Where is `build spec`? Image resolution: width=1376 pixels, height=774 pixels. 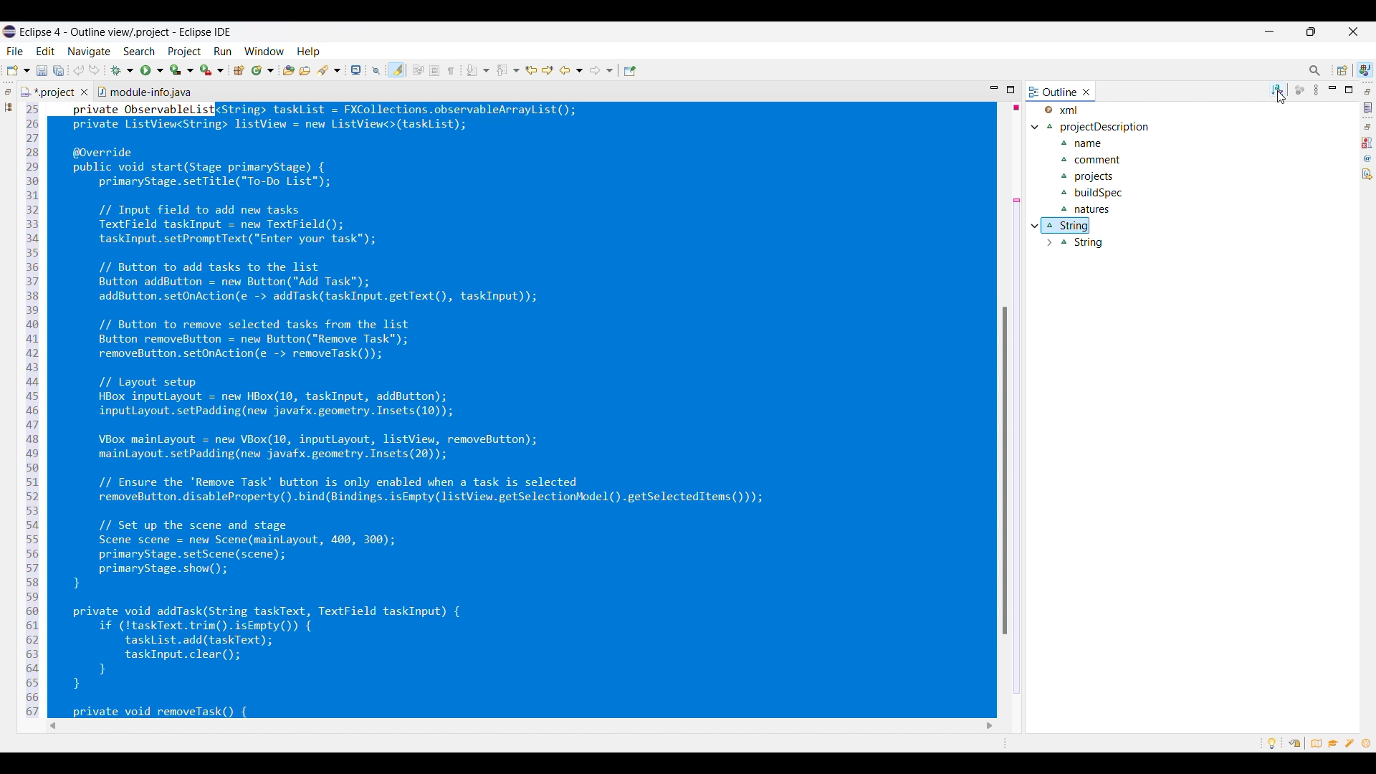 build spec is located at coordinates (1096, 192).